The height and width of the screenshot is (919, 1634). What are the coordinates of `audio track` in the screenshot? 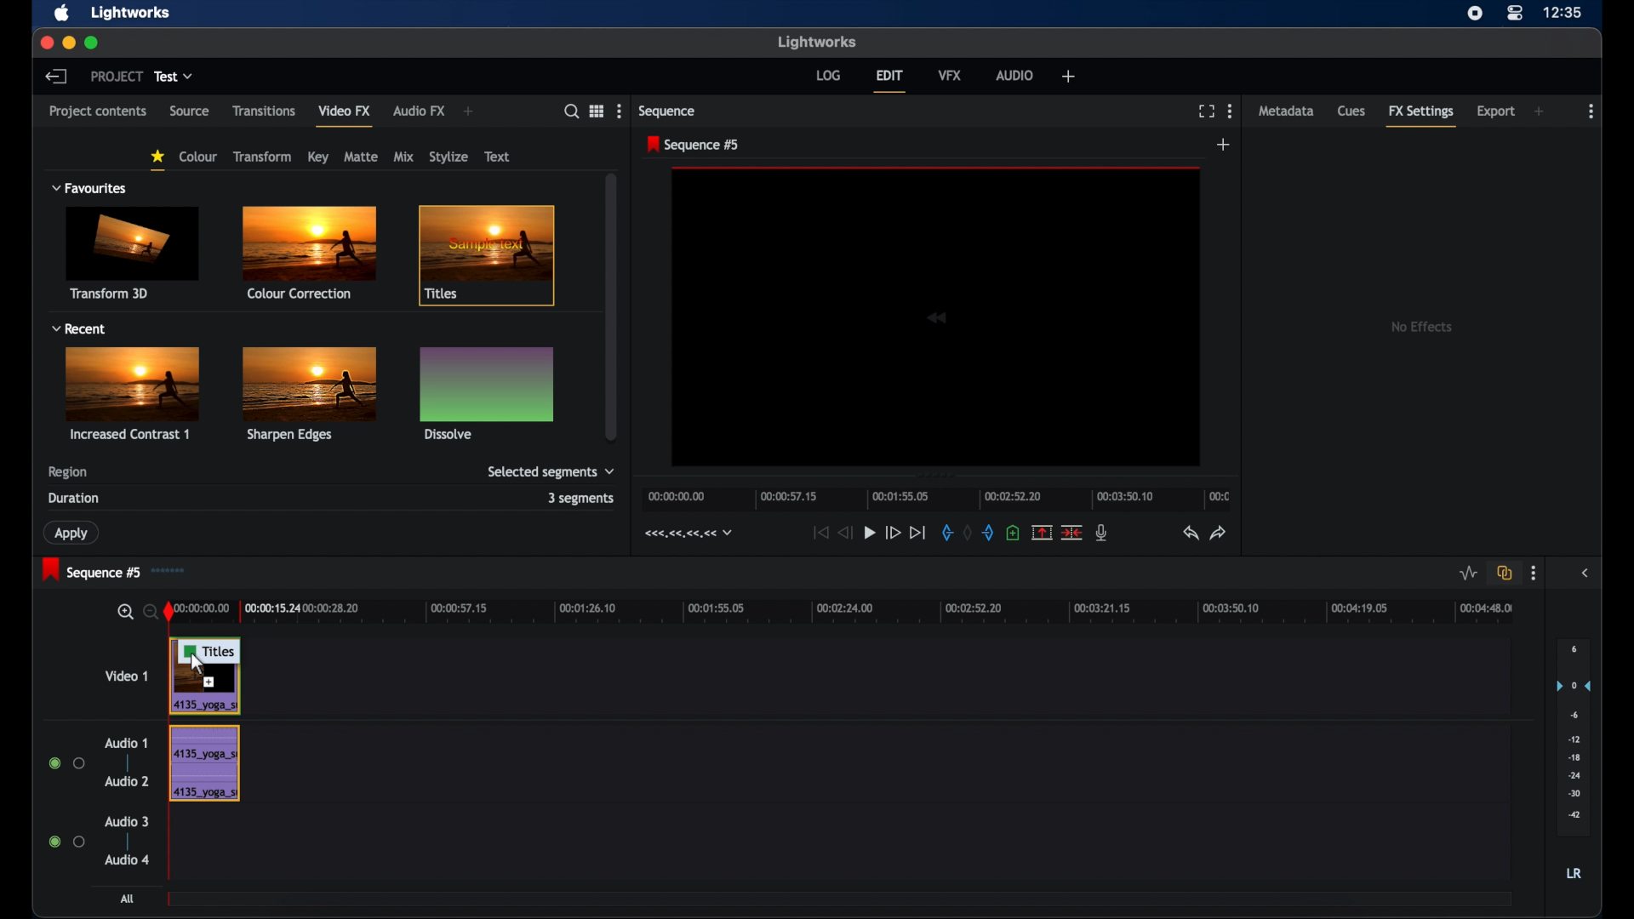 It's located at (204, 763).